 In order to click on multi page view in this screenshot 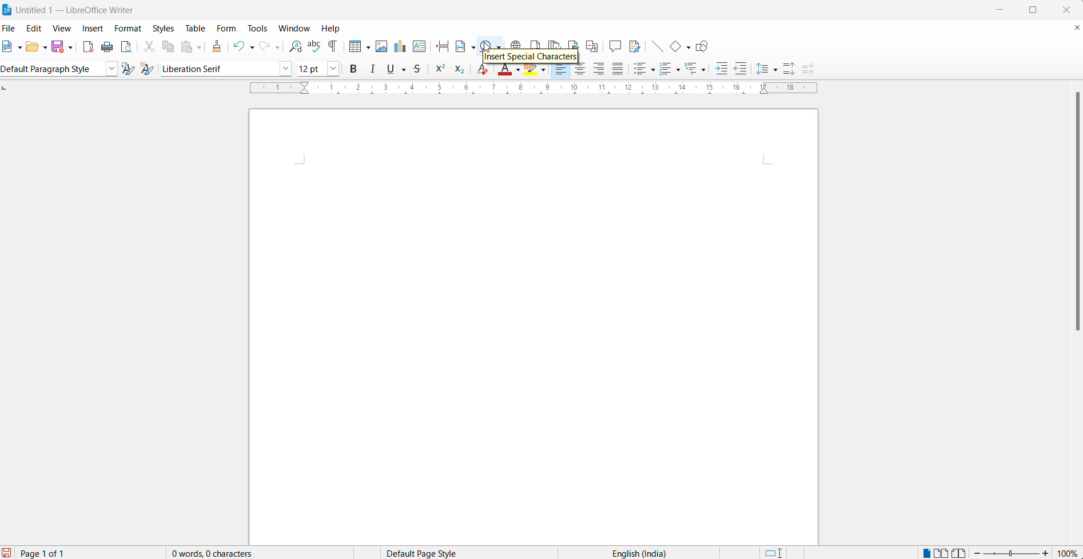, I will do `click(943, 552)`.